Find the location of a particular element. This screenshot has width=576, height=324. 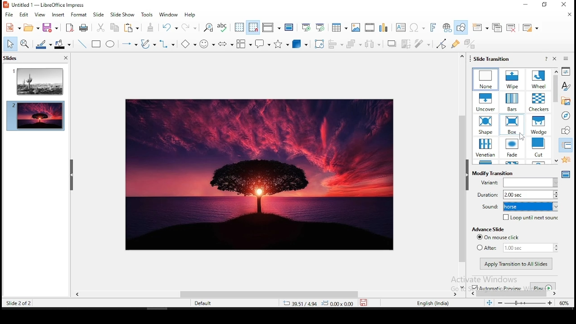

paste is located at coordinates (133, 27).